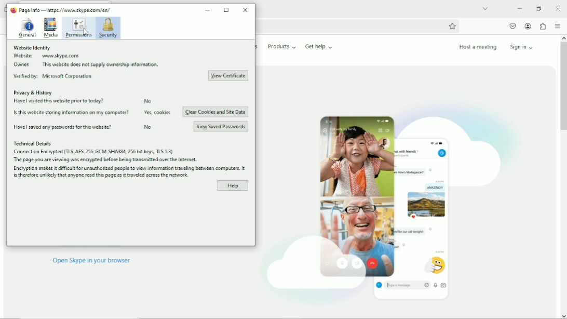 This screenshot has width=567, height=319. What do you see at coordinates (485, 8) in the screenshot?
I see `List all tabs` at bounding box center [485, 8].